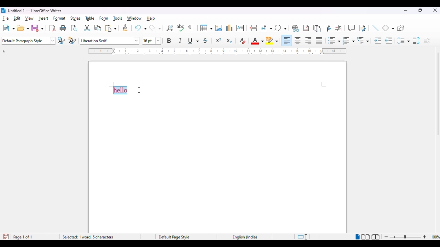 Image resolution: width=440 pixels, height=247 pixels. What do you see at coordinates (298, 41) in the screenshot?
I see `align center` at bounding box center [298, 41].